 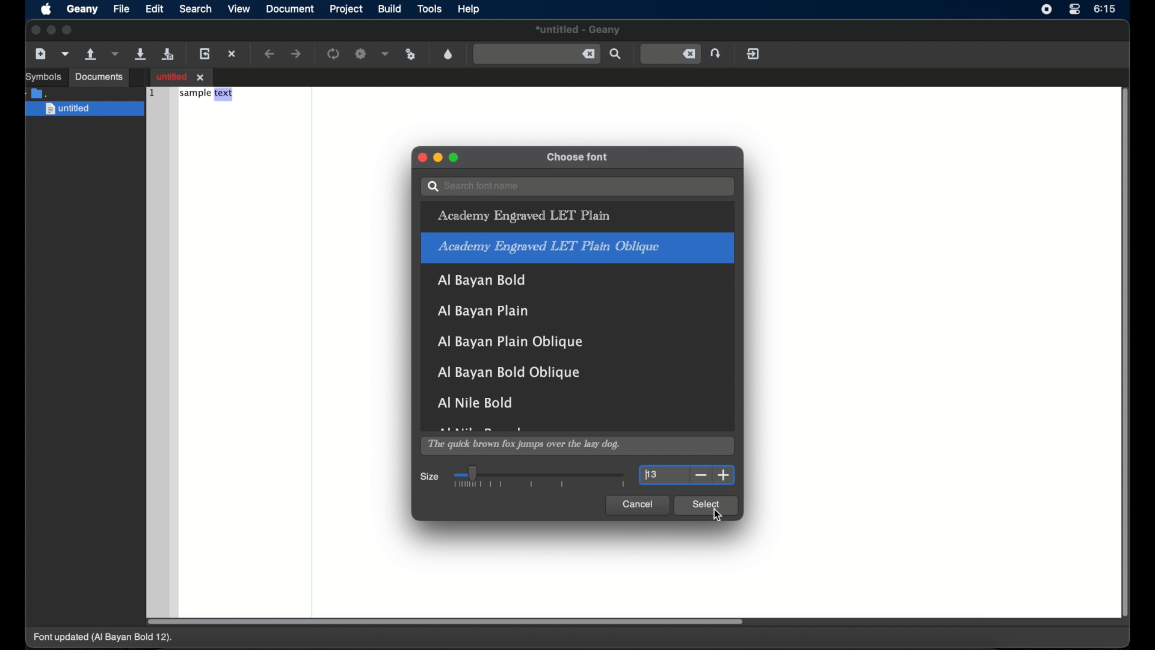 I want to click on scroll box, so click(x=1127, y=354).